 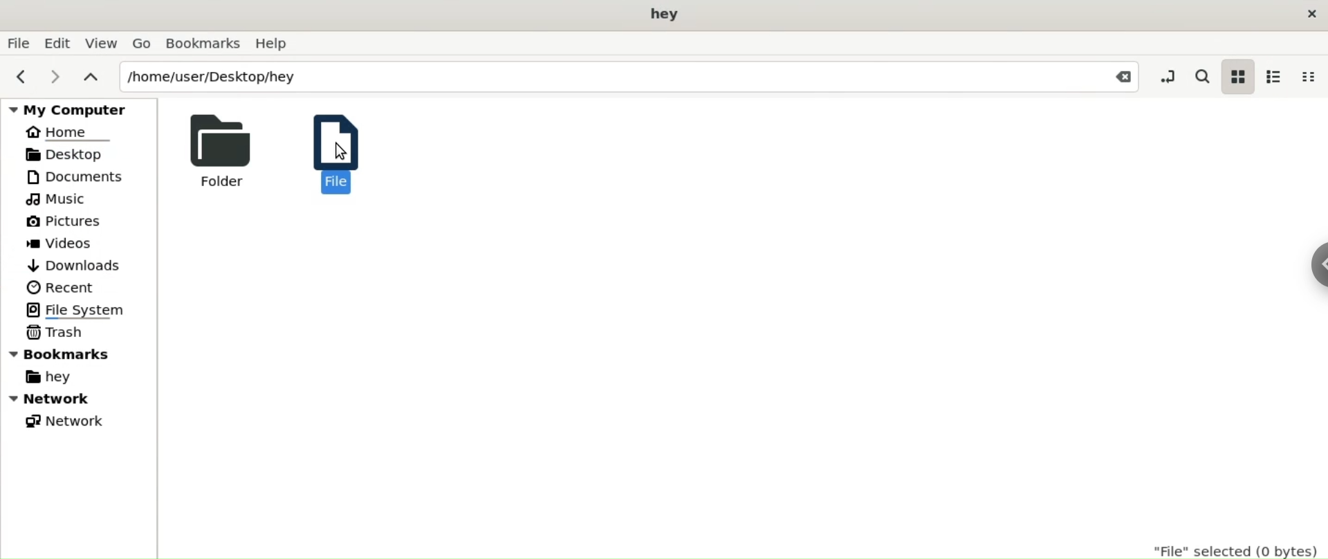 What do you see at coordinates (71, 244) in the screenshot?
I see `Videos` at bounding box center [71, 244].